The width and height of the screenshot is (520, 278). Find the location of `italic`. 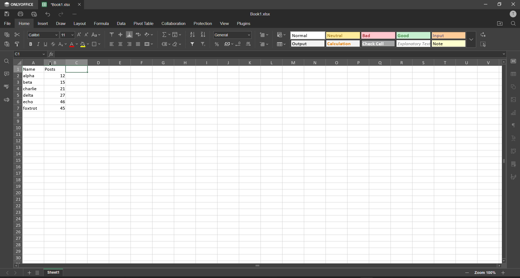

italic is located at coordinates (38, 44).